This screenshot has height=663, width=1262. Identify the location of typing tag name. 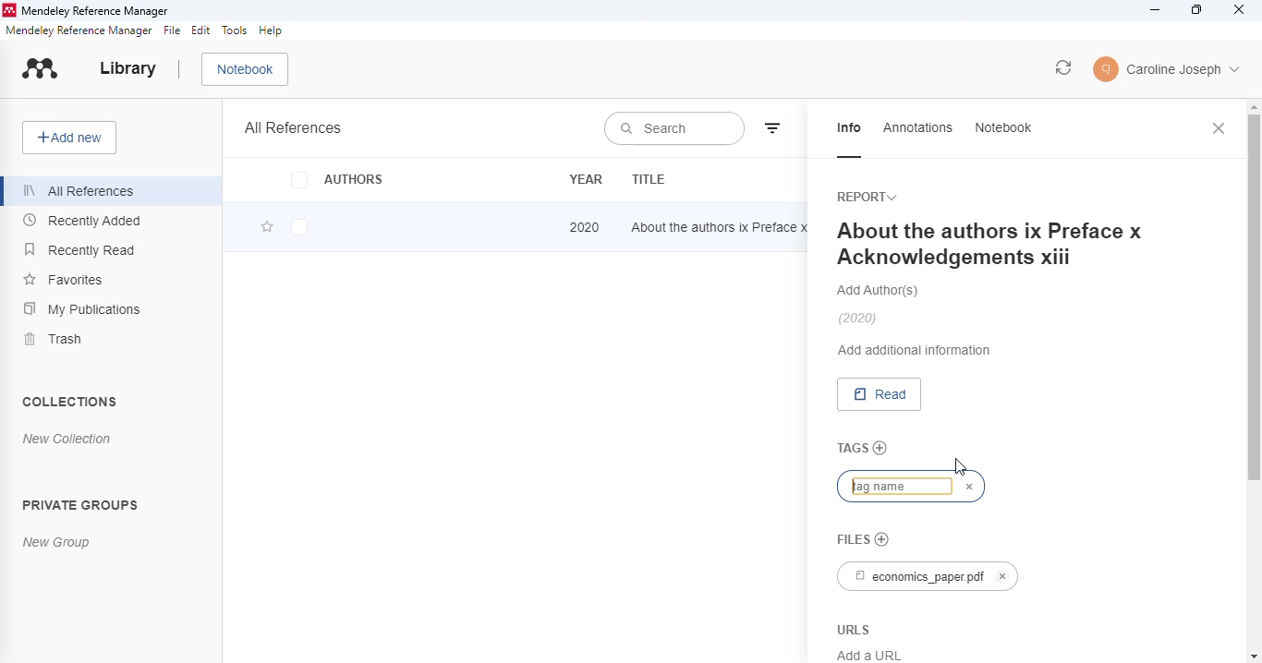
(897, 483).